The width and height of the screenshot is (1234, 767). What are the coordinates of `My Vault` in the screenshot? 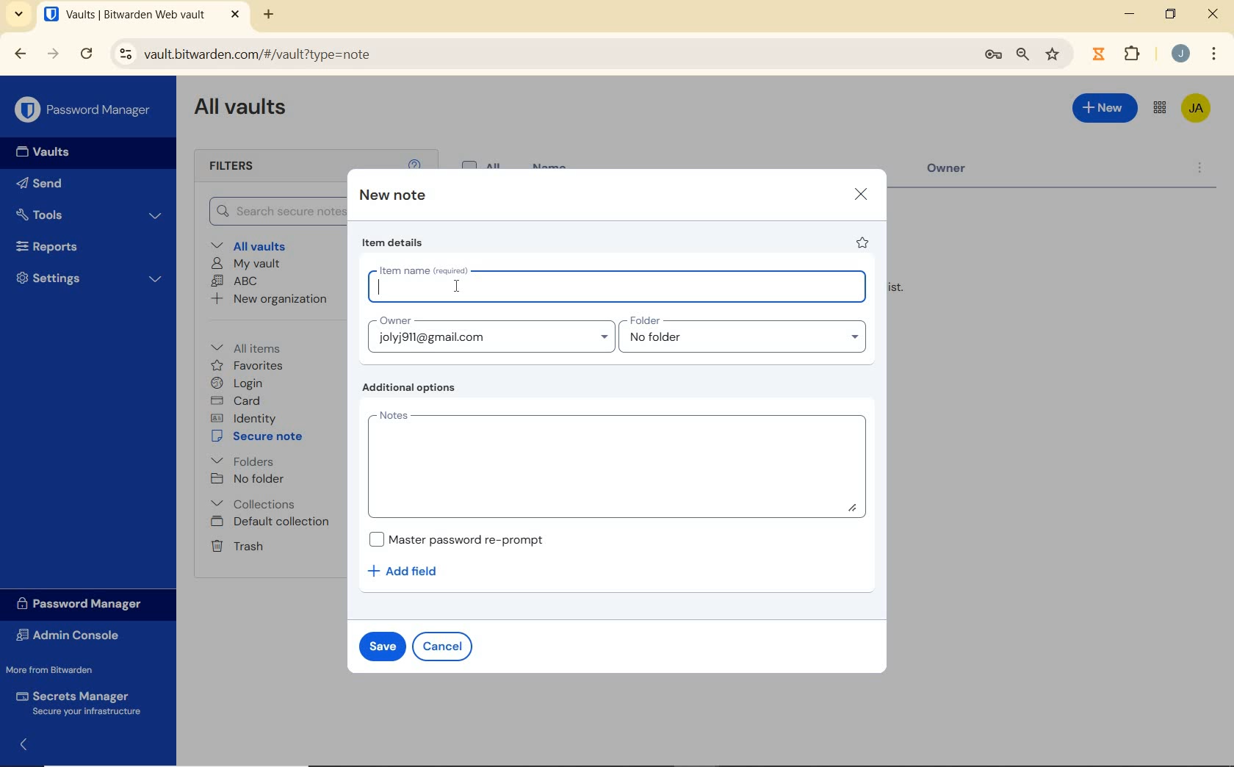 It's located at (245, 264).